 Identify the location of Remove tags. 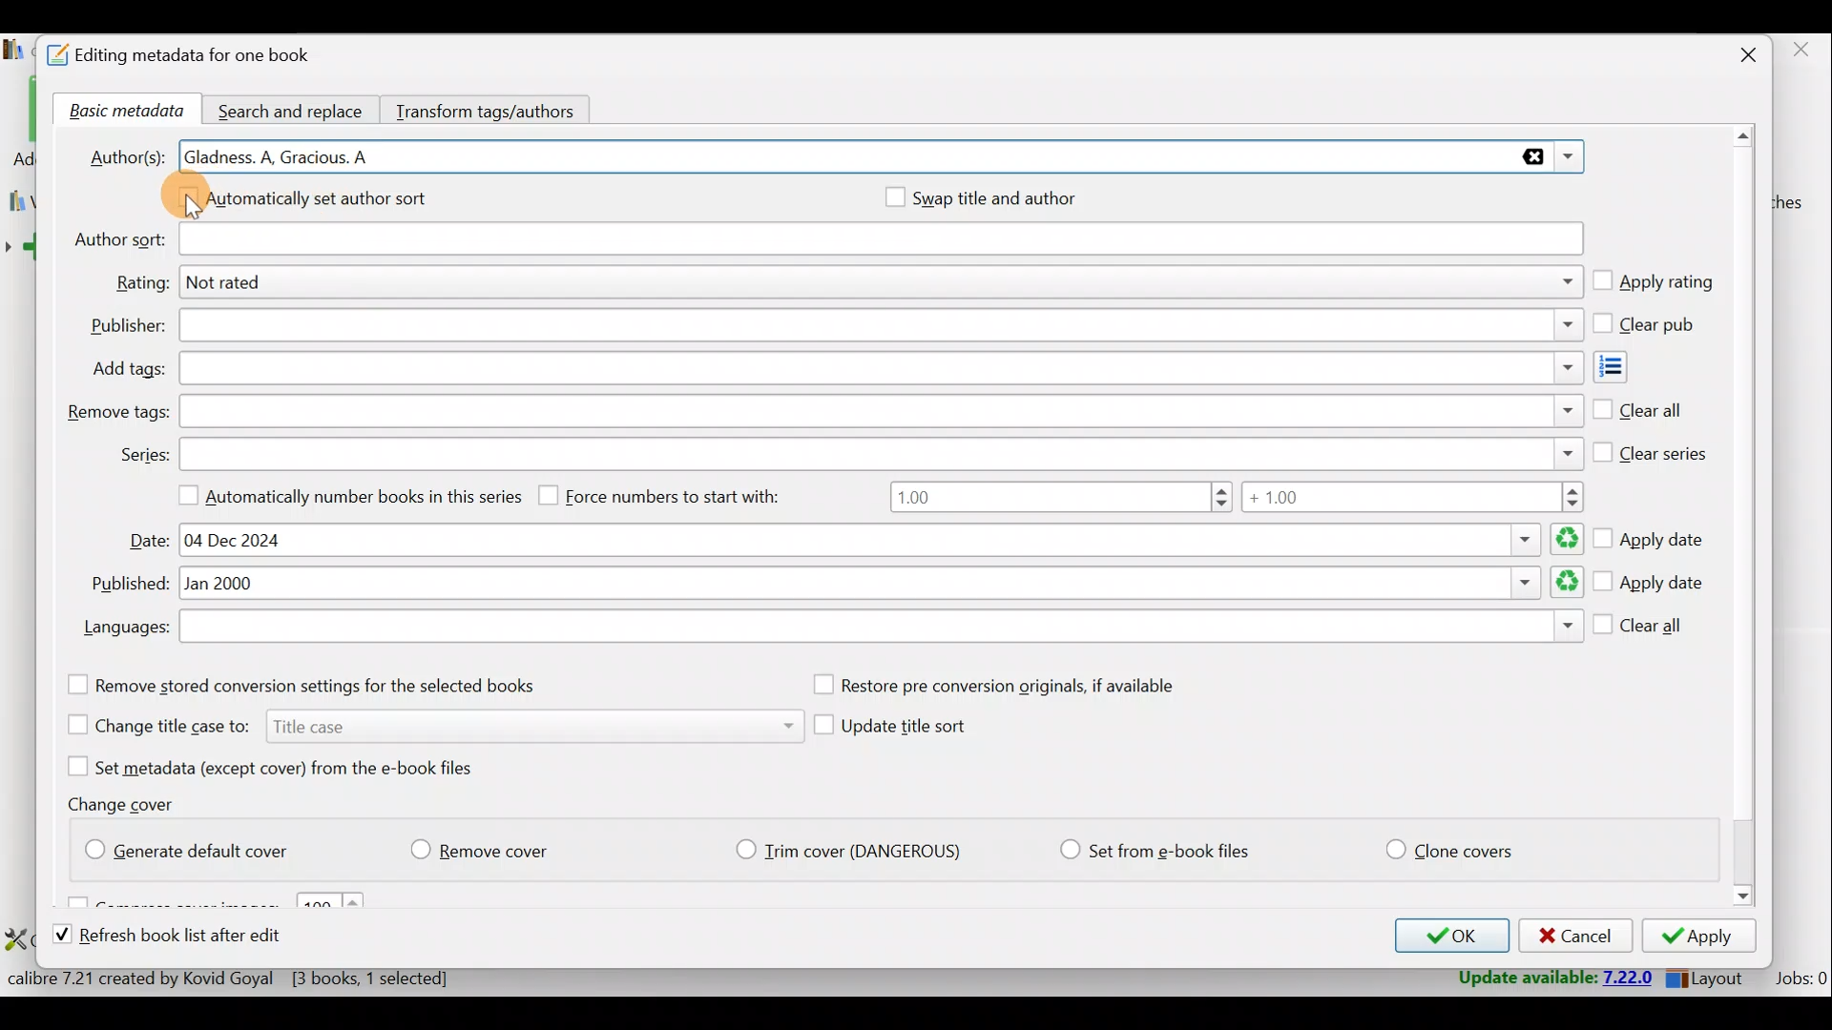
(879, 411).